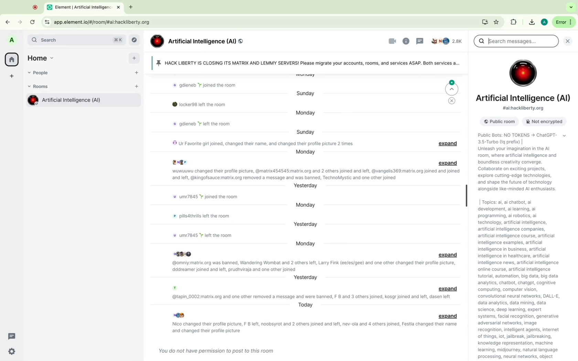 This screenshot has height=361, width=578. Describe the element at coordinates (175, 288) in the screenshot. I see `profile picture` at that location.